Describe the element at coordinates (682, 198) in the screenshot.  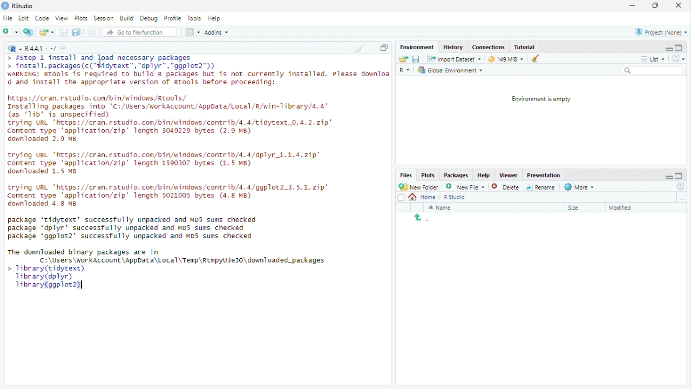
I see `Browse` at that location.